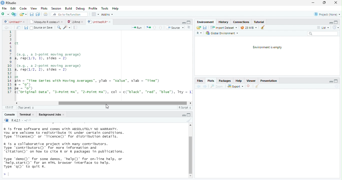  What do you see at coordinates (205, 86) in the screenshot?
I see `next` at bounding box center [205, 86].